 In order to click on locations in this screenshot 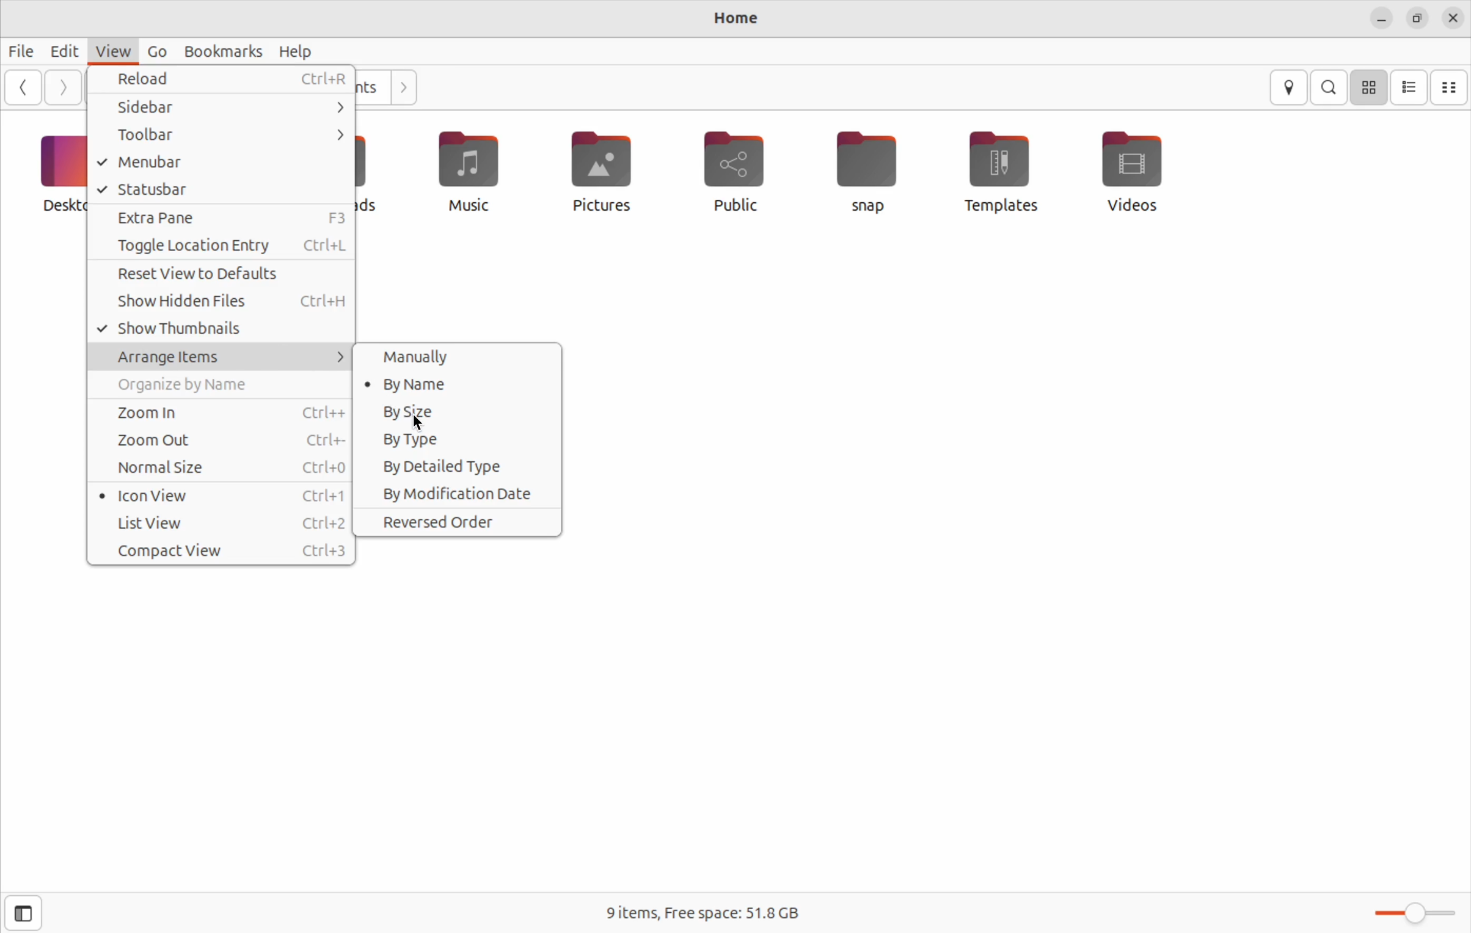, I will do `click(1288, 87)`.